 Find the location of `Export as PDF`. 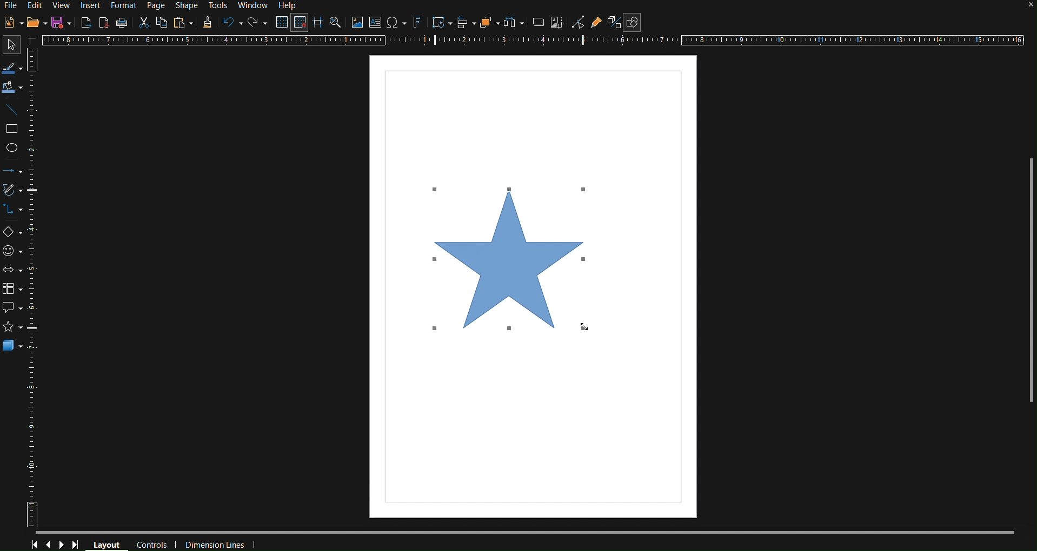

Export as PDF is located at coordinates (104, 22).